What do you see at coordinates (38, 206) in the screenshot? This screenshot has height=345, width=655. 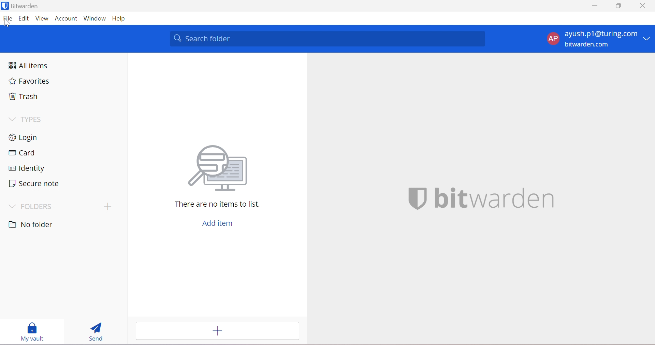 I see `FOLDERS` at bounding box center [38, 206].